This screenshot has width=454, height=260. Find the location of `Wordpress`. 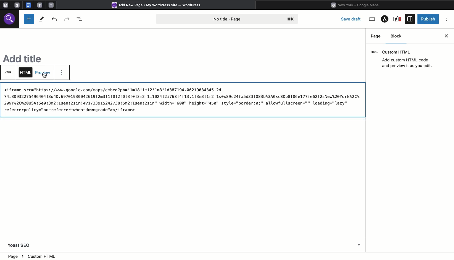

Wordpress is located at coordinates (159, 5).